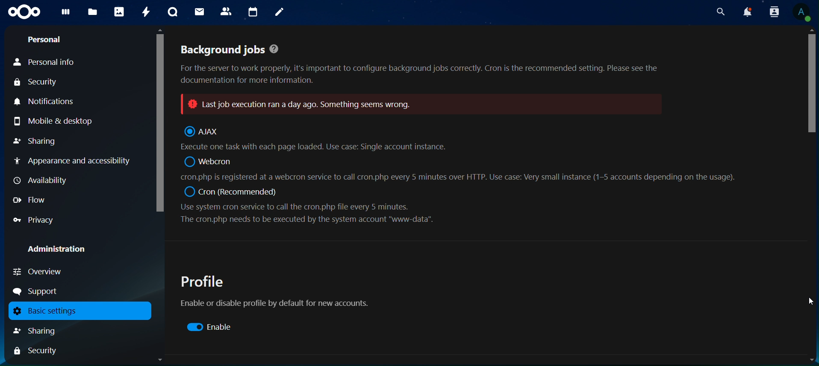 This screenshot has width=819, height=366. I want to click on overview, so click(38, 271).